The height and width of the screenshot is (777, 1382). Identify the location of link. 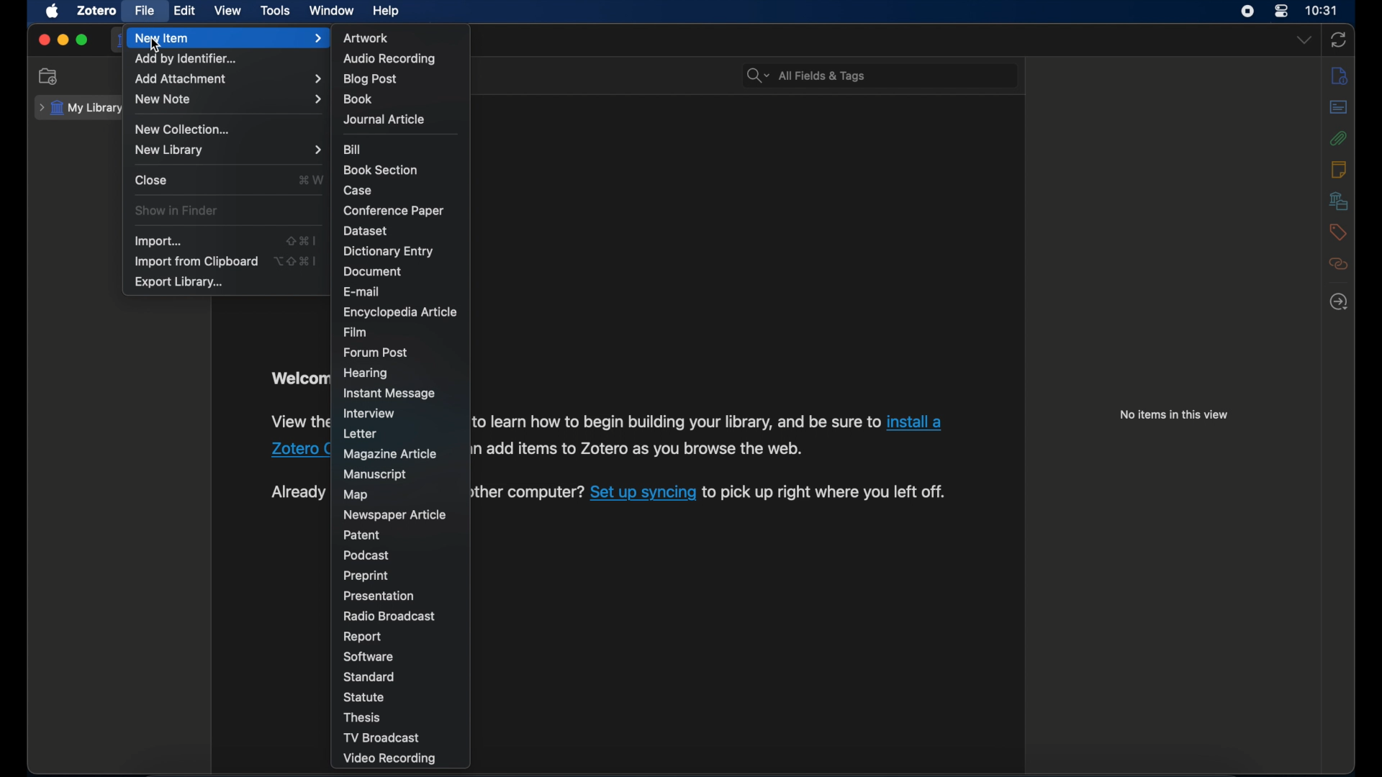
(913, 423).